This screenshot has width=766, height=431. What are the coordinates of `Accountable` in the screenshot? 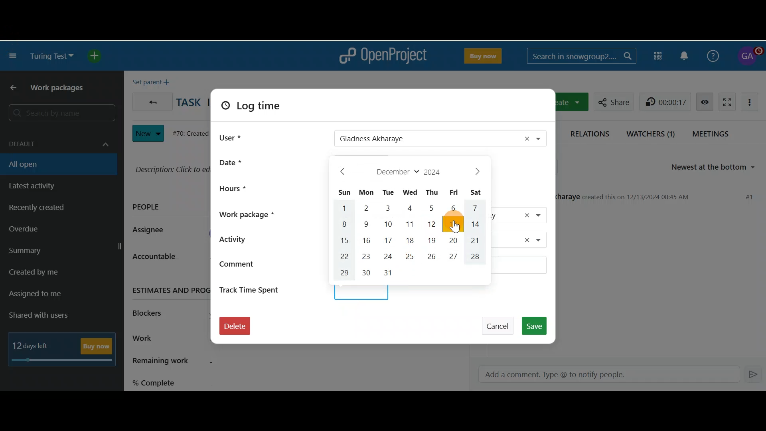 It's located at (161, 259).